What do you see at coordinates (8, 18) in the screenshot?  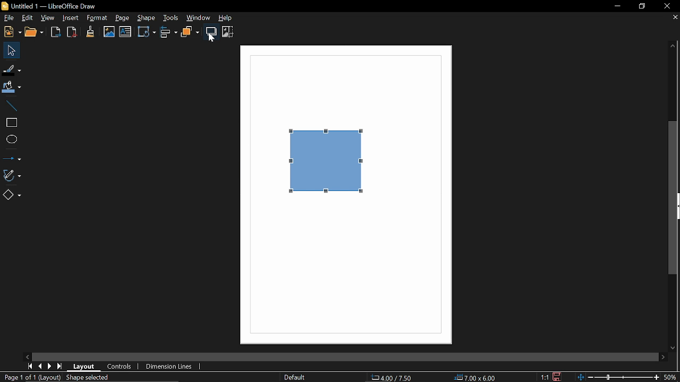 I see `File` at bounding box center [8, 18].